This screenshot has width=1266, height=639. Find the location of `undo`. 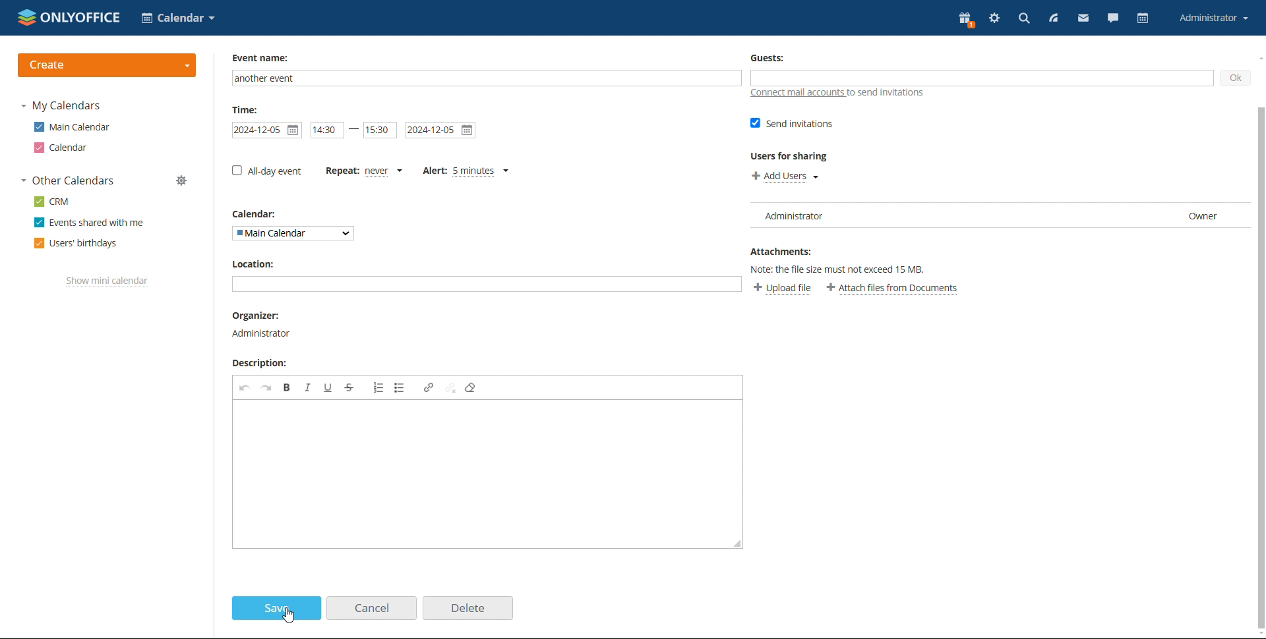

undo is located at coordinates (244, 389).